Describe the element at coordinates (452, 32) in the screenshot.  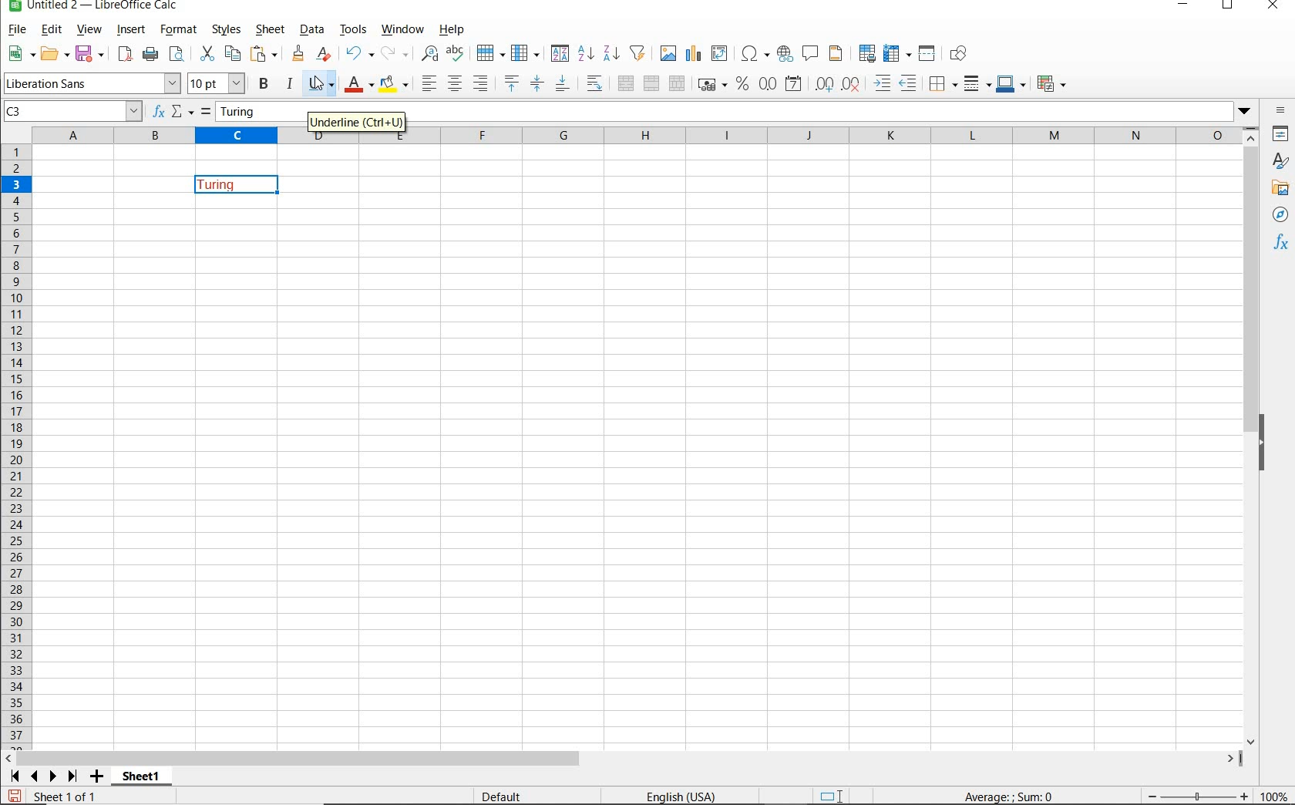
I see `HELP` at that location.